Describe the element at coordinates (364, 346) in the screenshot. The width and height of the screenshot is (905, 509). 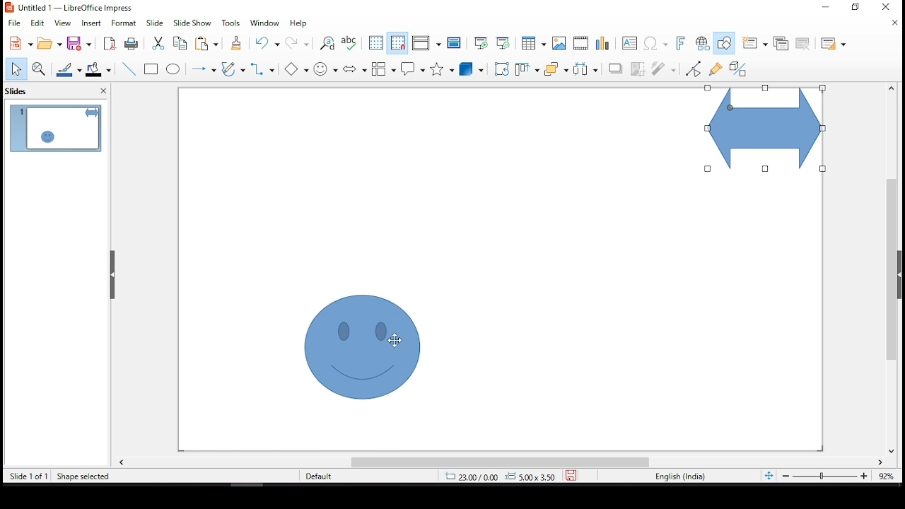
I see `shape` at that location.